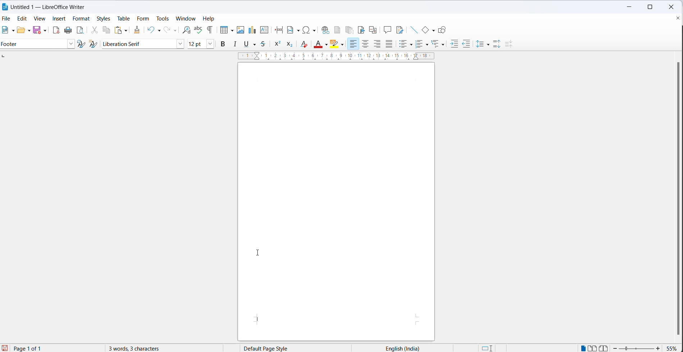  Describe the element at coordinates (196, 44) in the screenshot. I see `font size` at that location.